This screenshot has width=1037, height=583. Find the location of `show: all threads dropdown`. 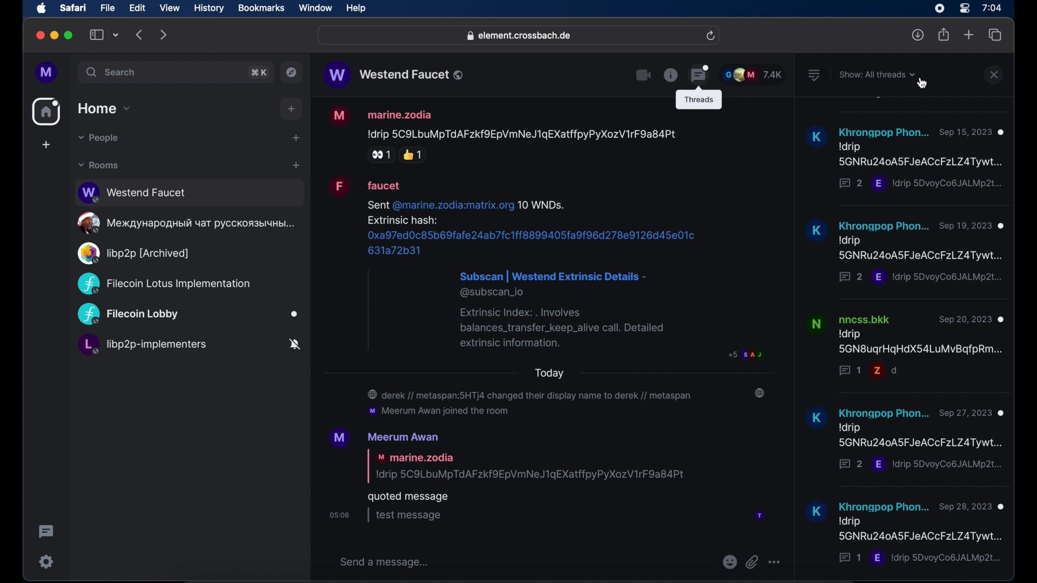

show: all threads dropdown is located at coordinates (876, 73).